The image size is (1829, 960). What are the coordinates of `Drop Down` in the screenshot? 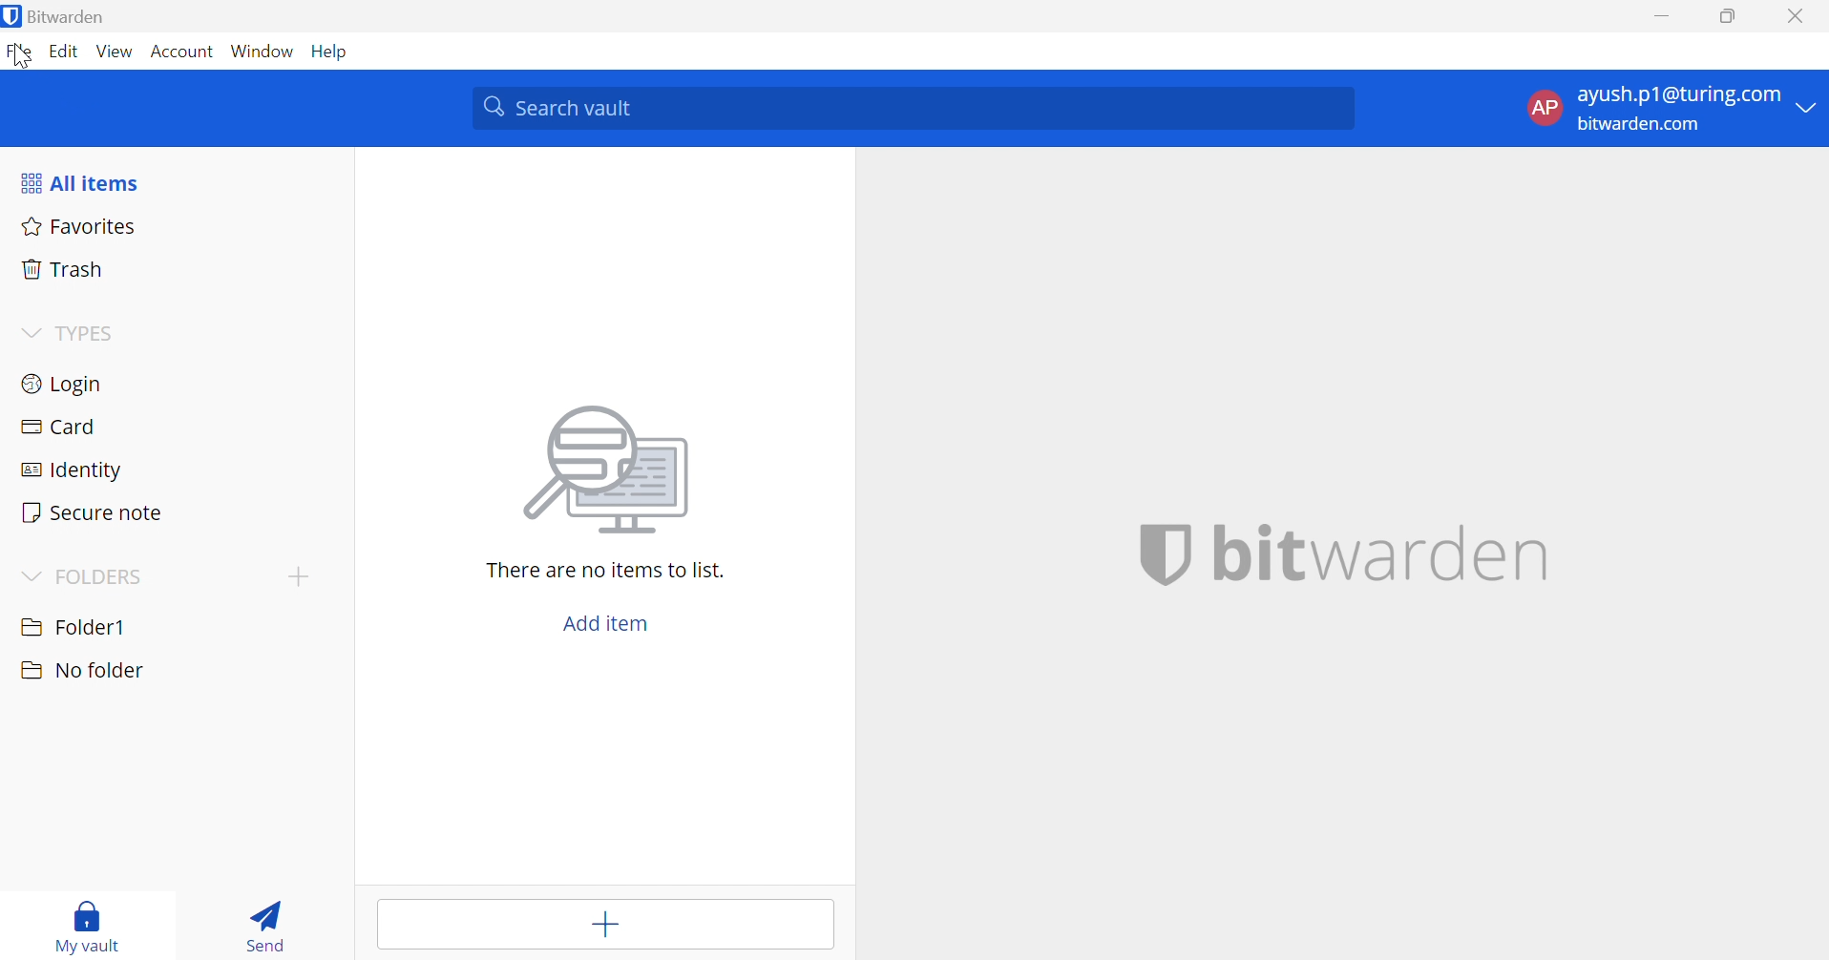 It's located at (30, 330).